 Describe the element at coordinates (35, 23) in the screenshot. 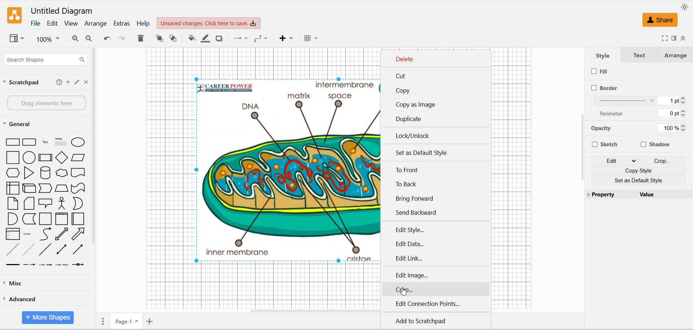

I see `file` at that location.